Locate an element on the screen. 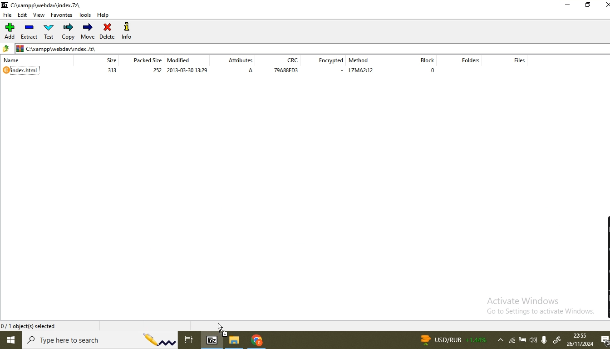 The width and height of the screenshot is (610, 349). block is located at coordinates (421, 60).